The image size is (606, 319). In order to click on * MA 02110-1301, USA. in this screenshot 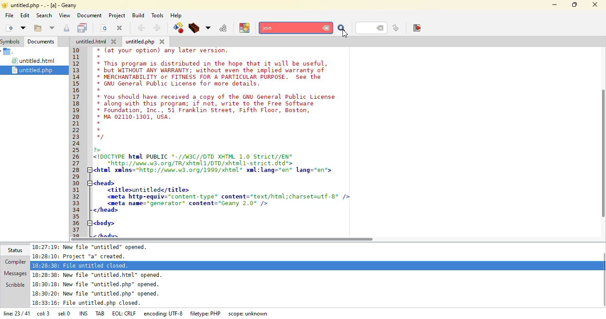, I will do `click(133, 117)`.